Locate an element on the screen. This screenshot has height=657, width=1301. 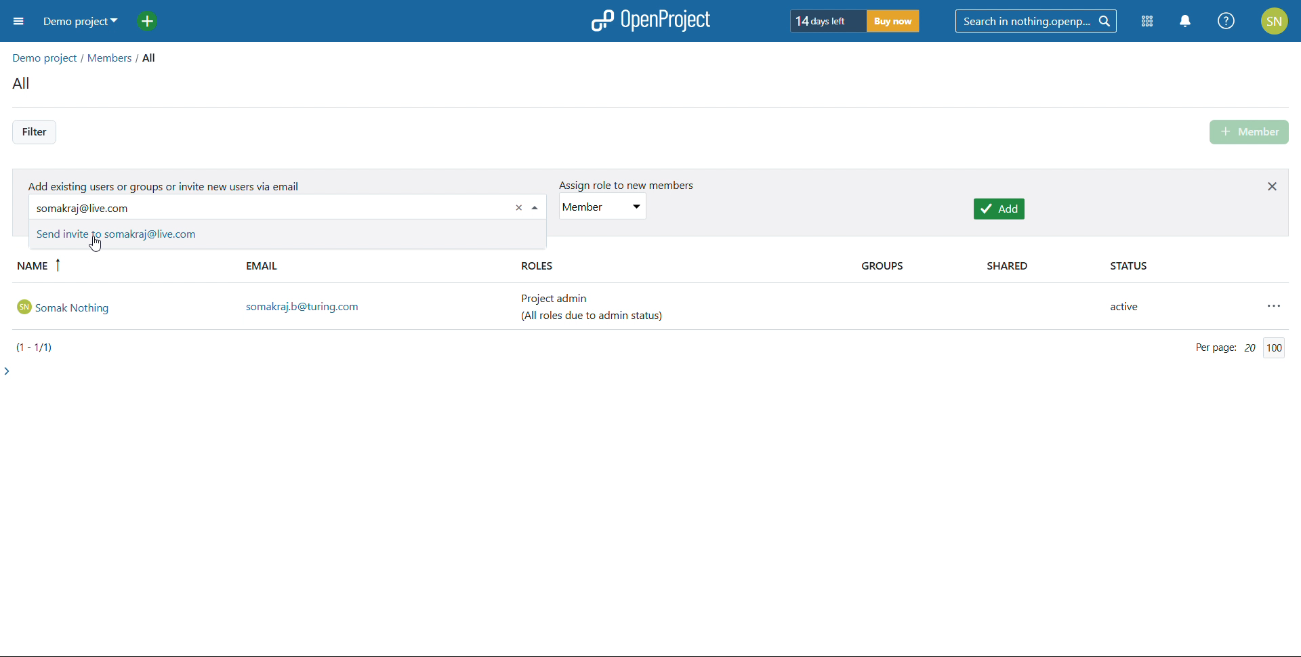
all is located at coordinates (154, 58).